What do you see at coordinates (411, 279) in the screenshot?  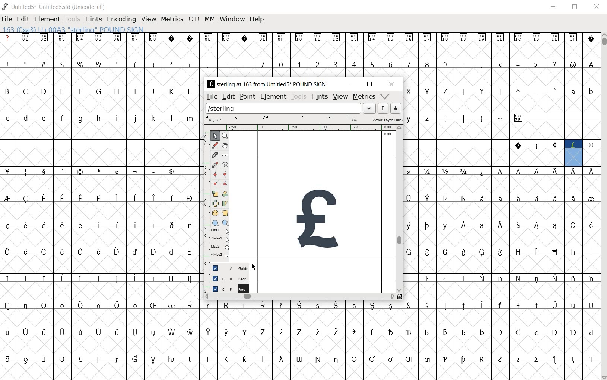 I see `Symbol` at bounding box center [411, 279].